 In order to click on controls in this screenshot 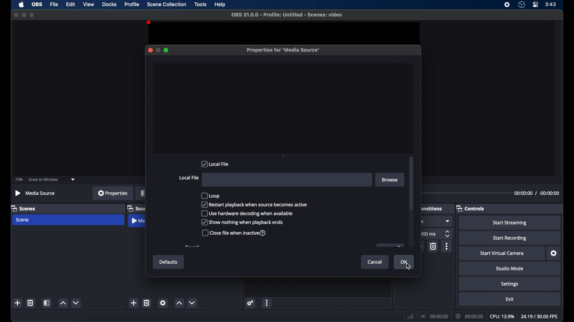, I will do `click(470, 208)`.